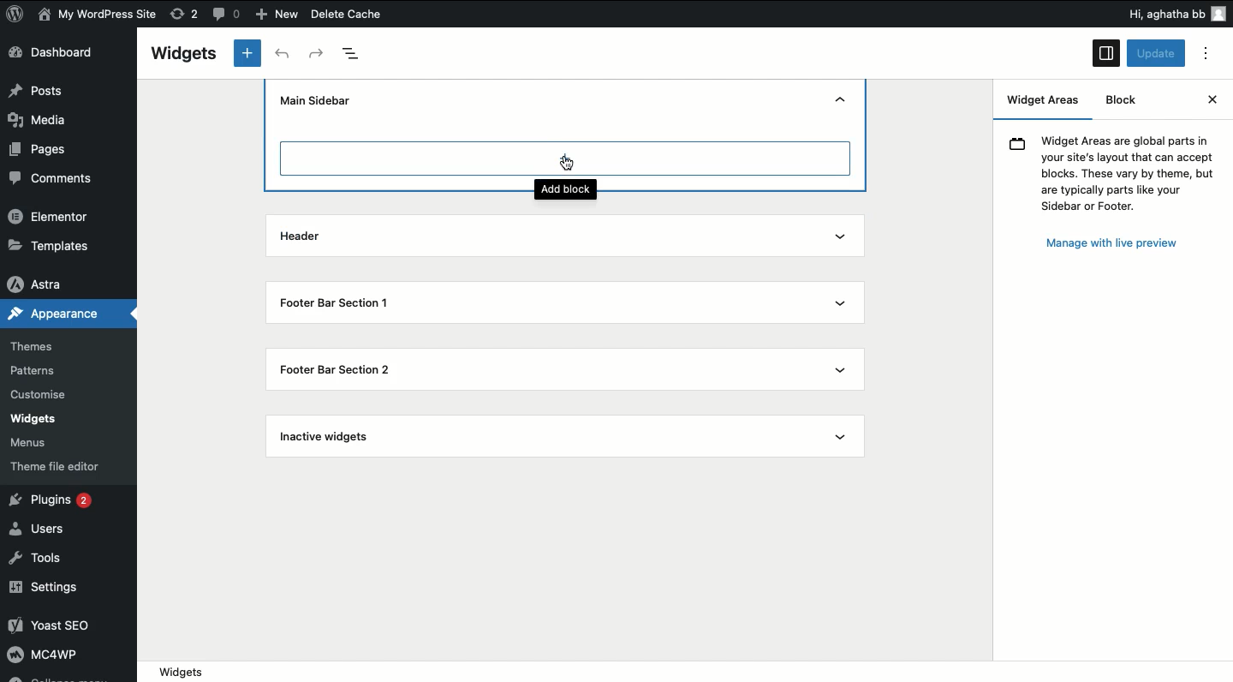 Image resolution: width=1233 pixels, height=682 pixels. I want to click on cursor, so click(568, 162).